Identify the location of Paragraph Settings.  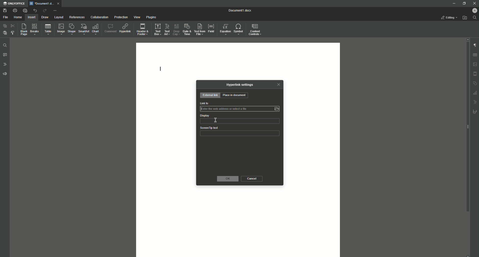
(475, 45).